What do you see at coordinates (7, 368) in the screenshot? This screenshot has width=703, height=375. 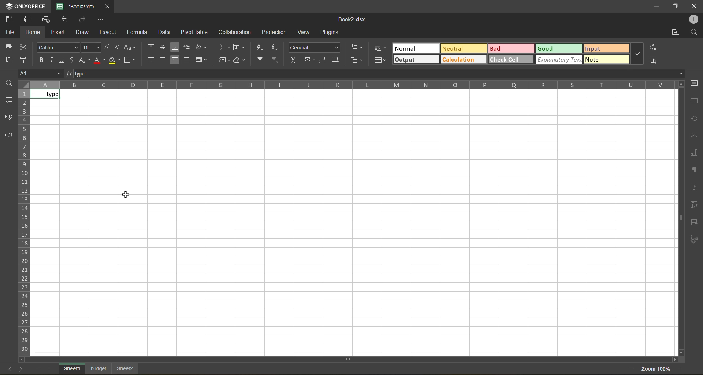 I see `previous` at bounding box center [7, 368].